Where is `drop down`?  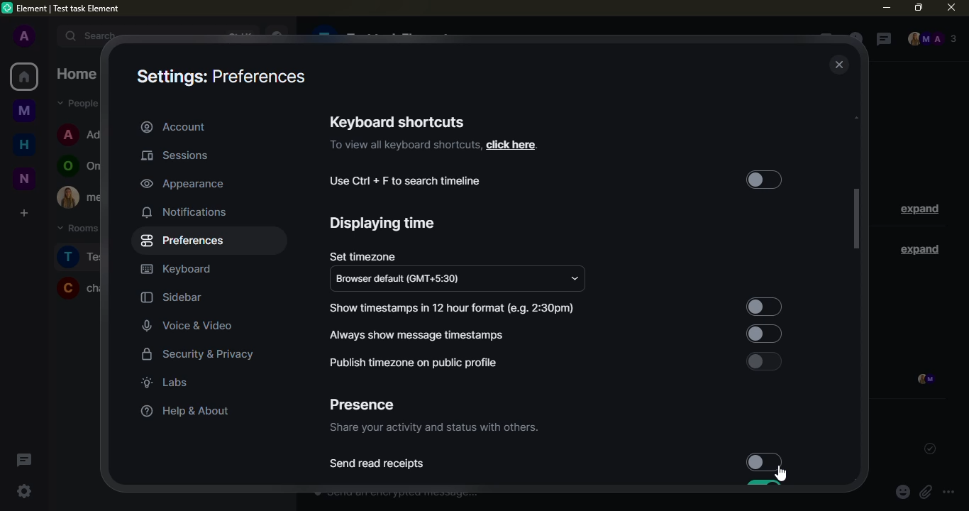 drop down is located at coordinates (575, 279).